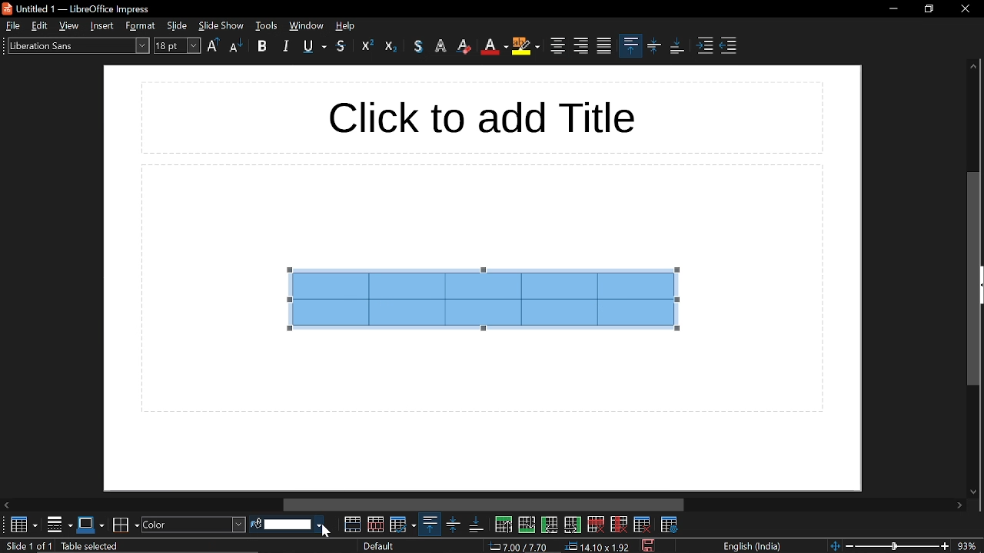 Image resolution: width=984 pixels, height=553 pixels. Describe the element at coordinates (580, 45) in the screenshot. I see `align right` at that location.